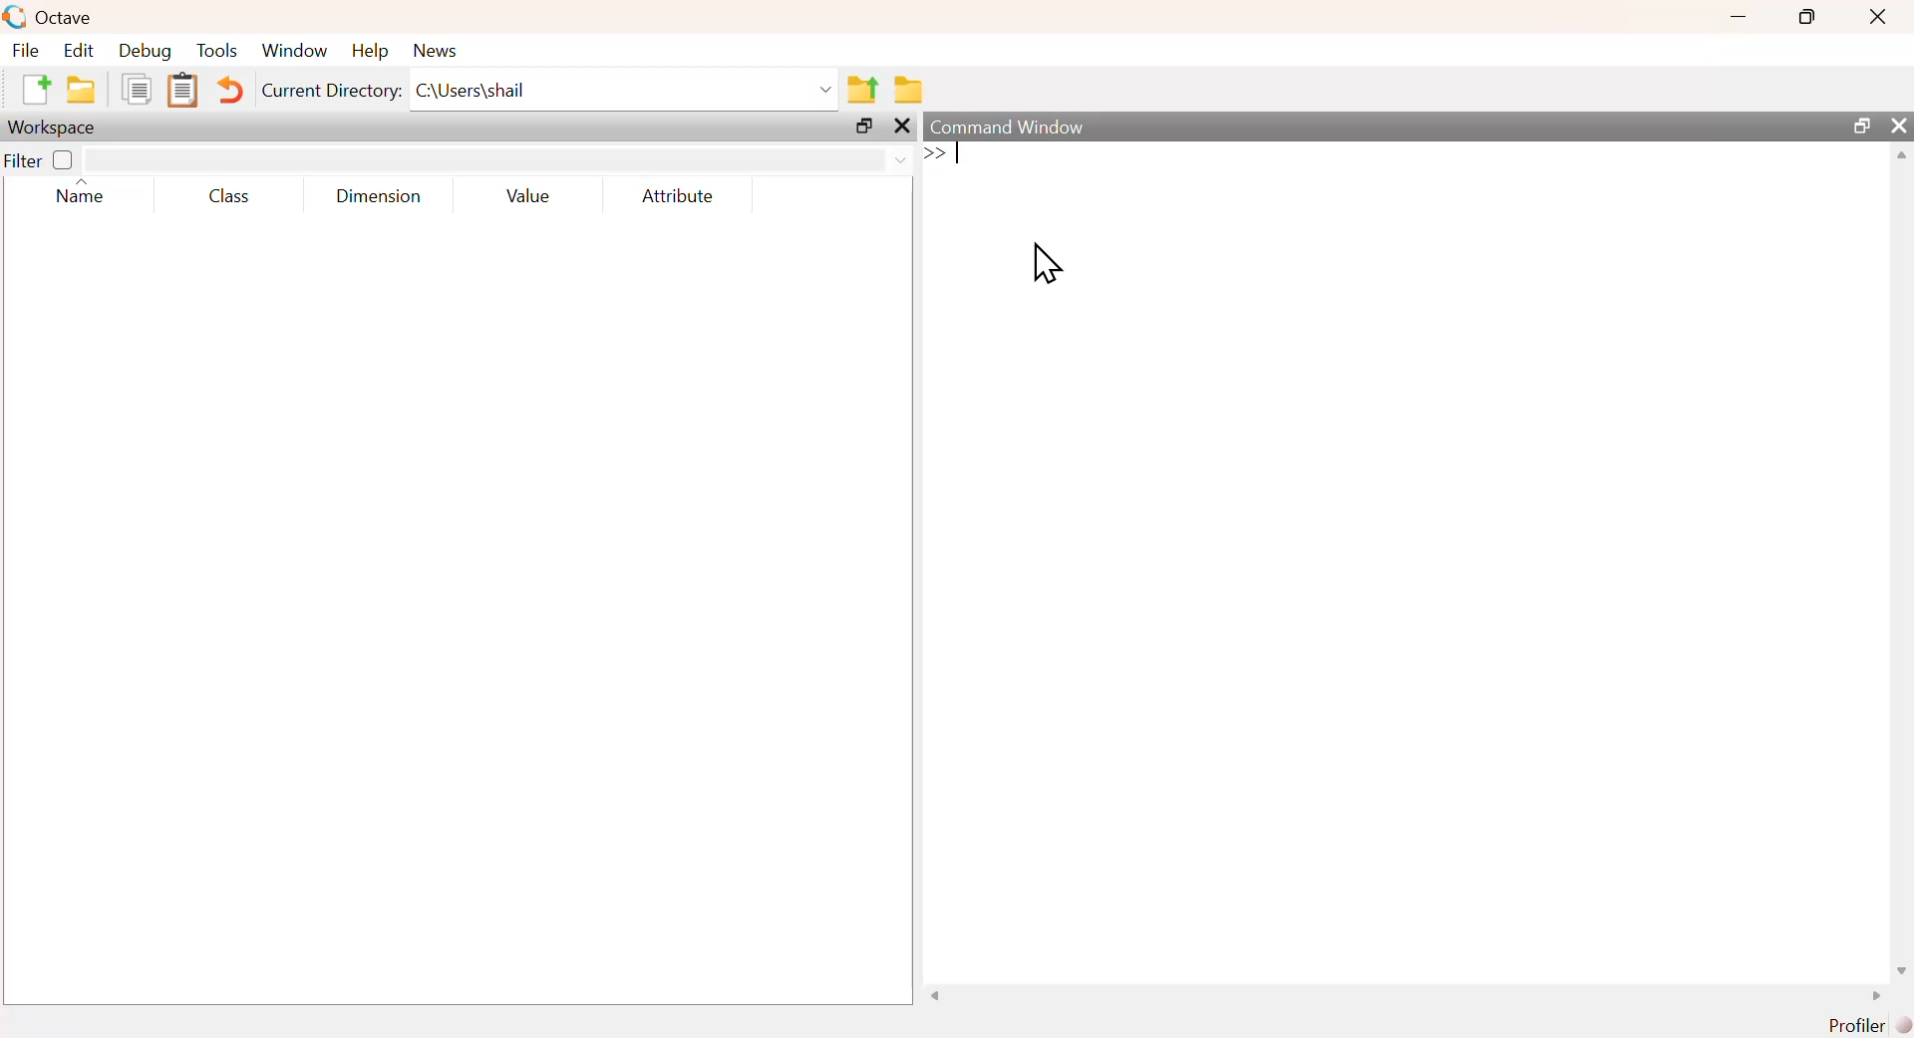  Describe the element at coordinates (1047, 263) in the screenshot. I see `cursor` at that location.